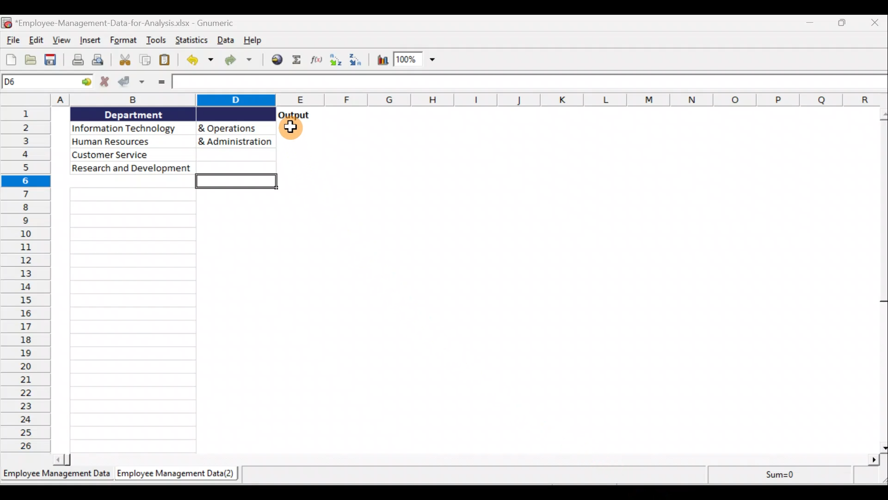 This screenshot has height=500, width=888. What do you see at coordinates (335, 61) in the screenshot?
I see `Sort Ascending` at bounding box center [335, 61].